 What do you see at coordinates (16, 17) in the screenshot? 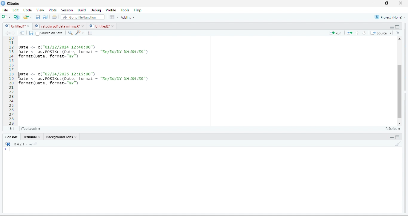
I see `create a project` at bounding box center [16, 17].